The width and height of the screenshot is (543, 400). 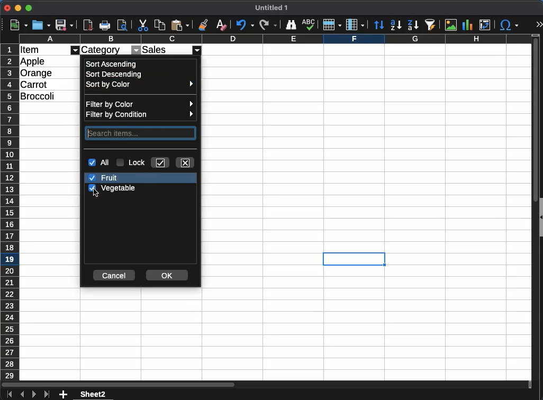 I want to click on finder, so click(x=291, y=25).